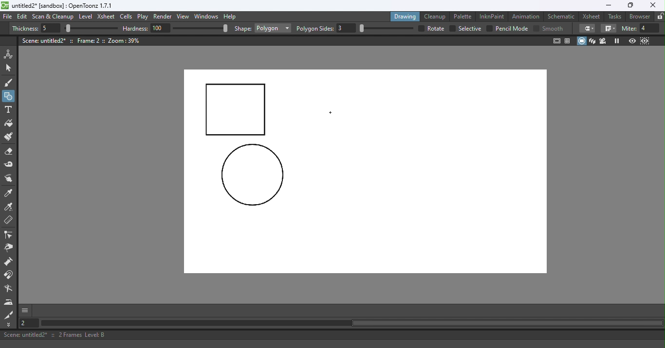  What do you see at coordinates (10, 165) in the screenshot?
I see `Tape tool` at bounding box center [10, 165].